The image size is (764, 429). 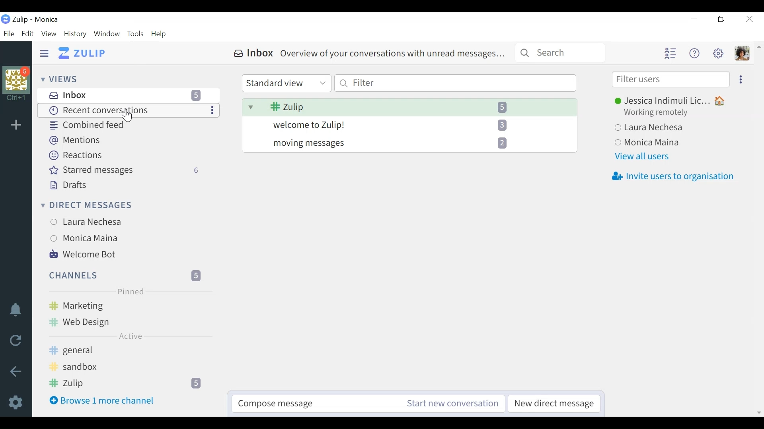 What do you see at coordinates (672, 177) in the screenshot?
I see `Invite users to organisation` at bounding box center [672, 177].